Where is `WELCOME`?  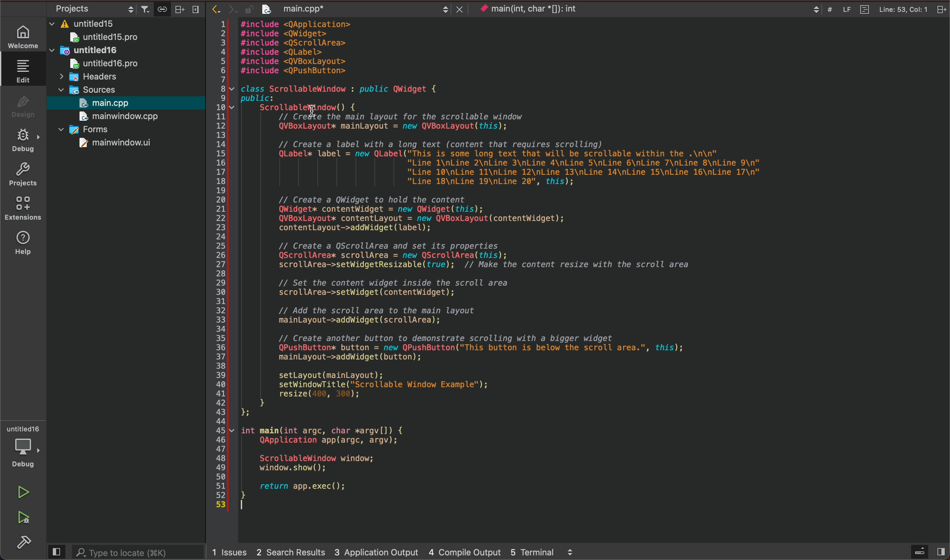
WELCOME is located at coordinates (23, 35).